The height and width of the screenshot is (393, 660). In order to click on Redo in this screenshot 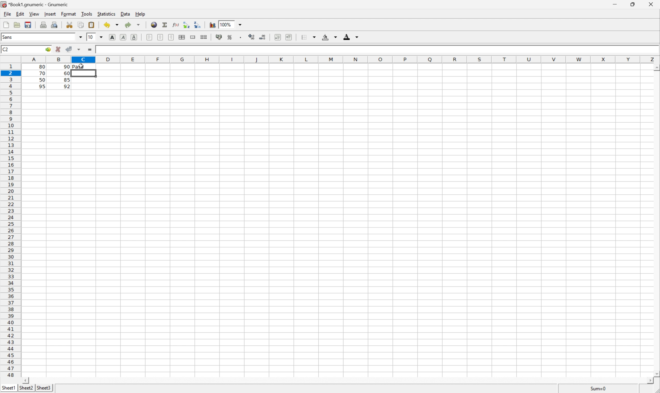, I will do `click(127, 24)`.